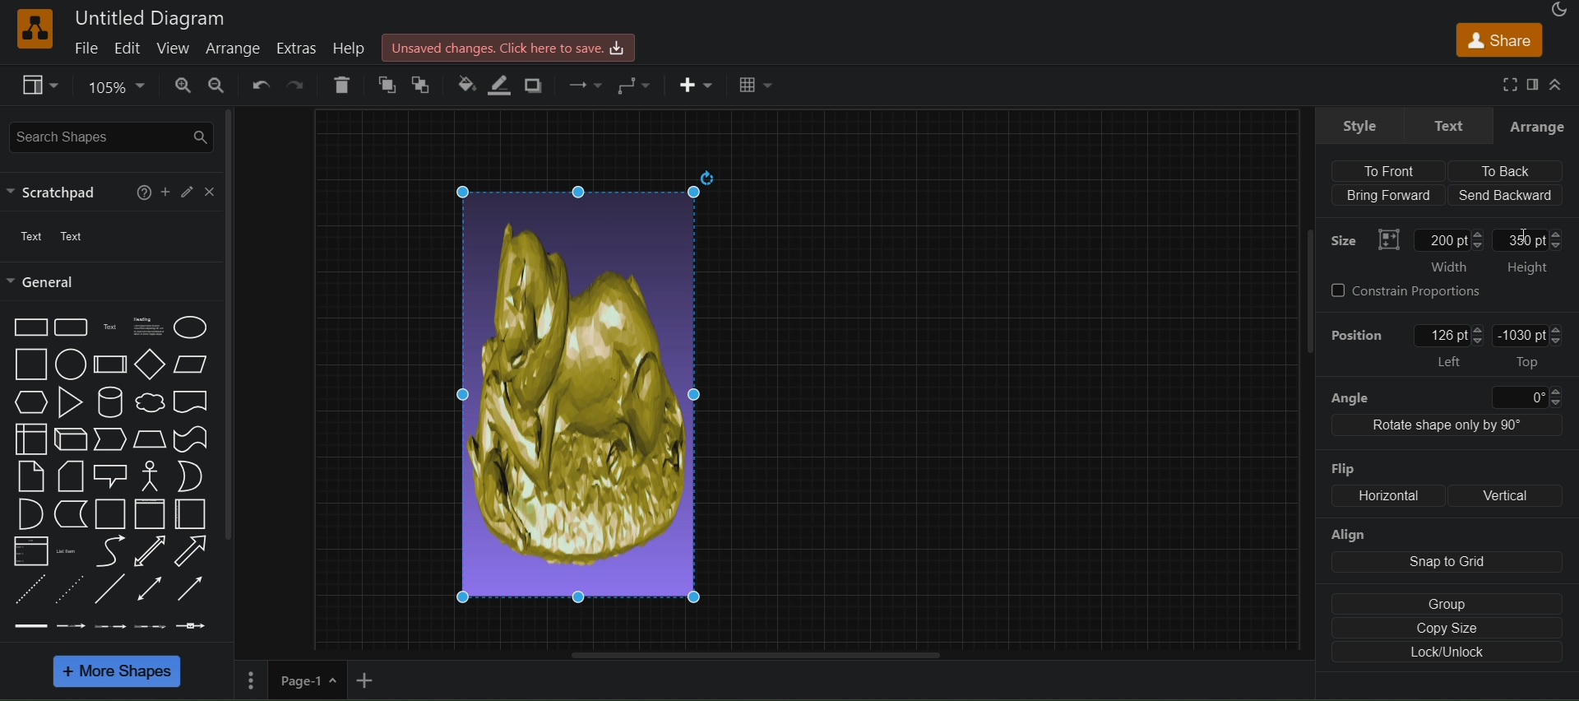  What do you see at coordinates (1360, 125) in the screenshot?
I see `style` at bounding box center [1360, 125].